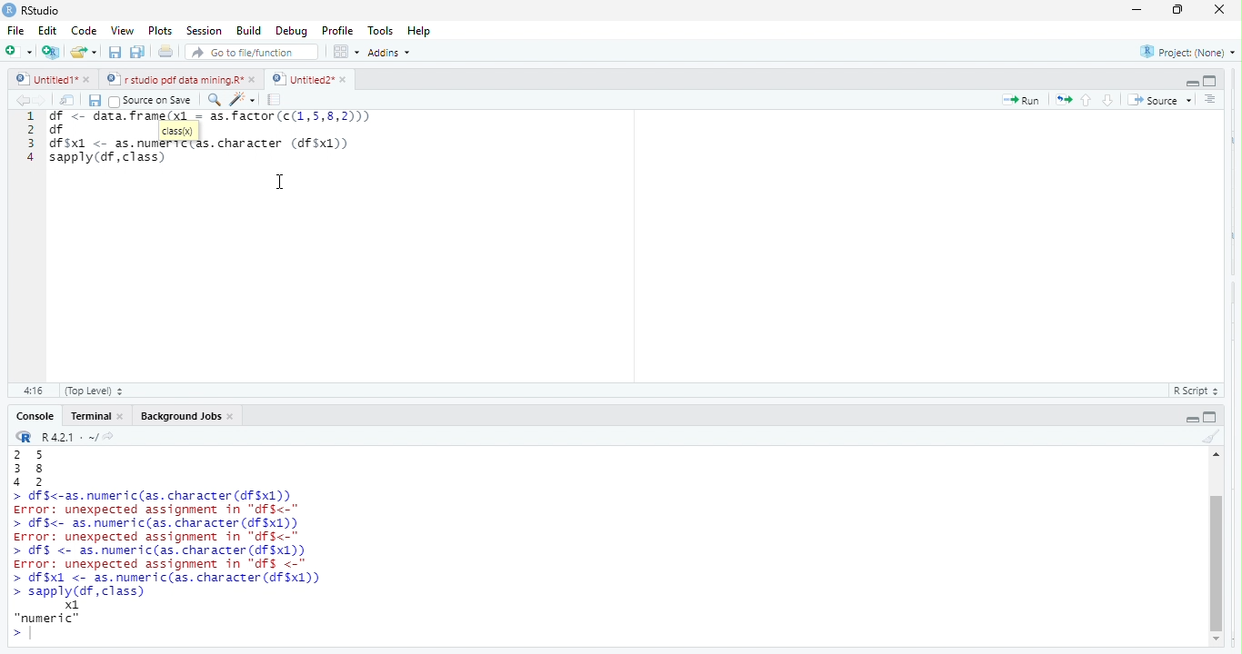 This screenshot has height=654, width=1242. What do you see at coordinates (123, 418) in the screenshot?
I see `close` at bounding box center [123, 418].